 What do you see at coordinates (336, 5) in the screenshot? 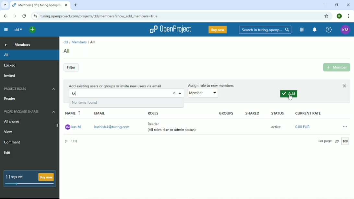
I see `Restore down` at bounding box center [336, 5].